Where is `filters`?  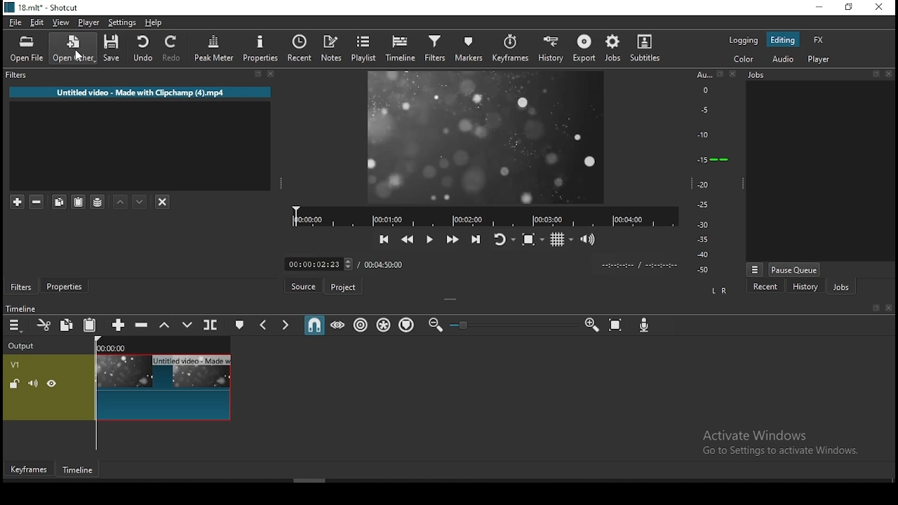
filters is located at coordinates (139, 78).